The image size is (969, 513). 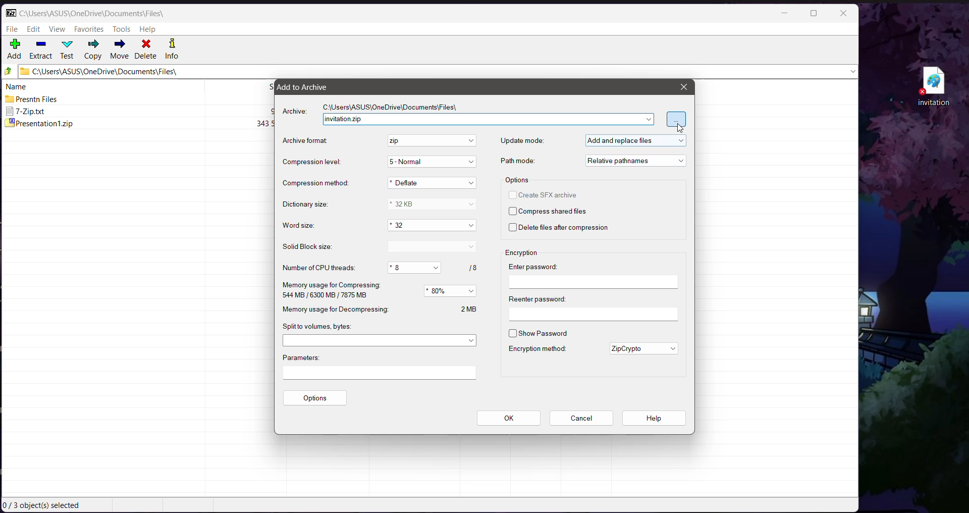 I want to click on Click to Browse for more locations, so click(x=677, y=119).